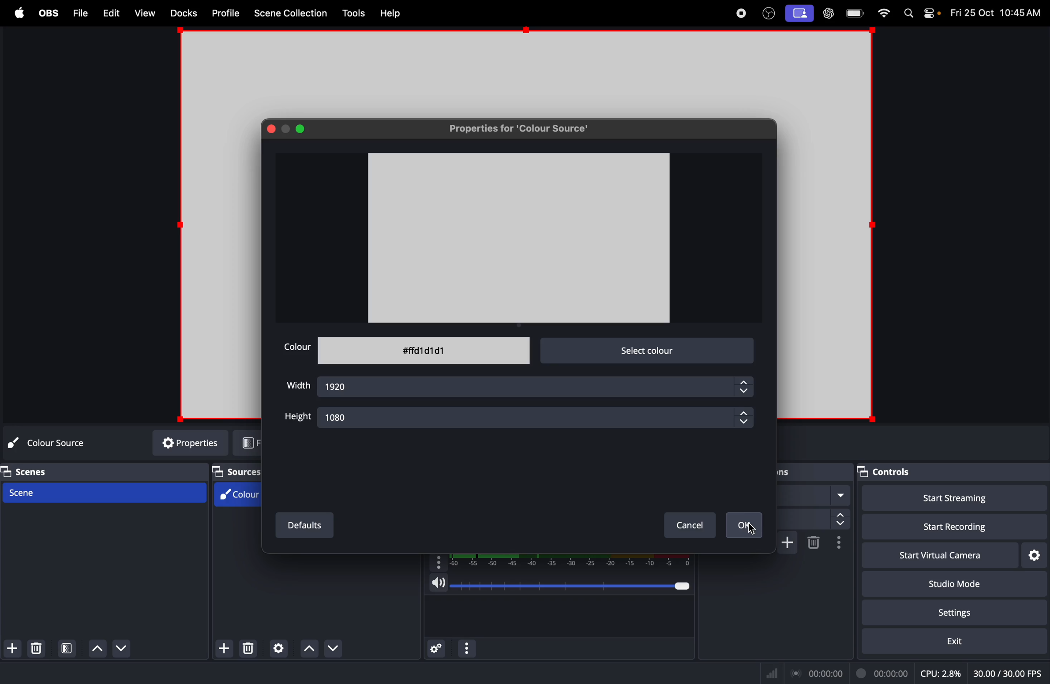 The image size is (1050, 684). What do you see at coordinates (303, 128) in the screenshot?
I see `maximize` at bounding box center [303, 128].